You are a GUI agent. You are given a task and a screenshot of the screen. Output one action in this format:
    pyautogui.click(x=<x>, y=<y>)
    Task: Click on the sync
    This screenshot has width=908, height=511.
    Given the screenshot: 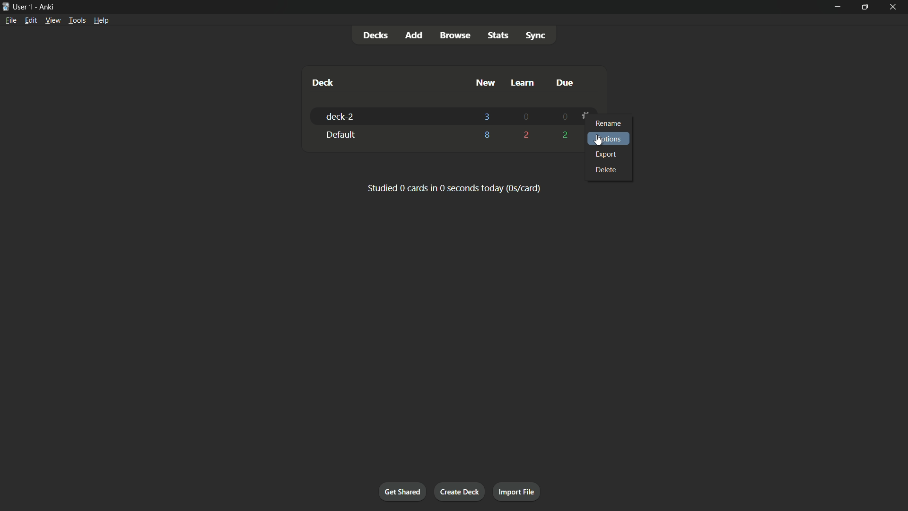 What is the action you would take?
    pyautogui.click(x=536, y=36)
    